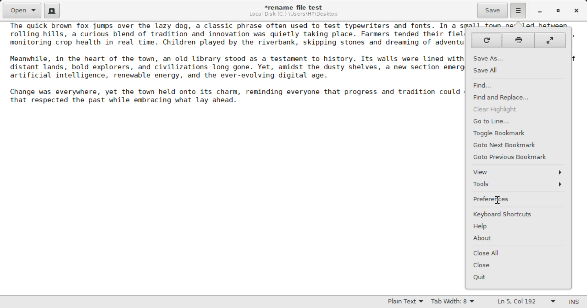 This screenshot has width=587, height=308. Describe the element at coordinates (454, 302) in the screenshot. I see `Tab Width ` at that location.